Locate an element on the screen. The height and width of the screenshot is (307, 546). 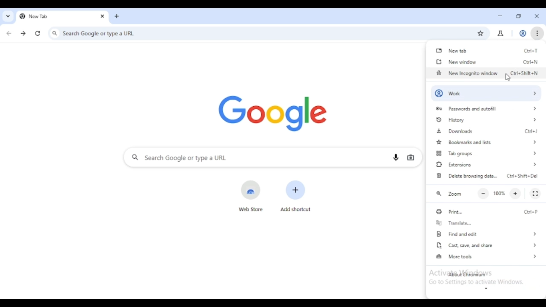
history is located at coordinates (485, 120).